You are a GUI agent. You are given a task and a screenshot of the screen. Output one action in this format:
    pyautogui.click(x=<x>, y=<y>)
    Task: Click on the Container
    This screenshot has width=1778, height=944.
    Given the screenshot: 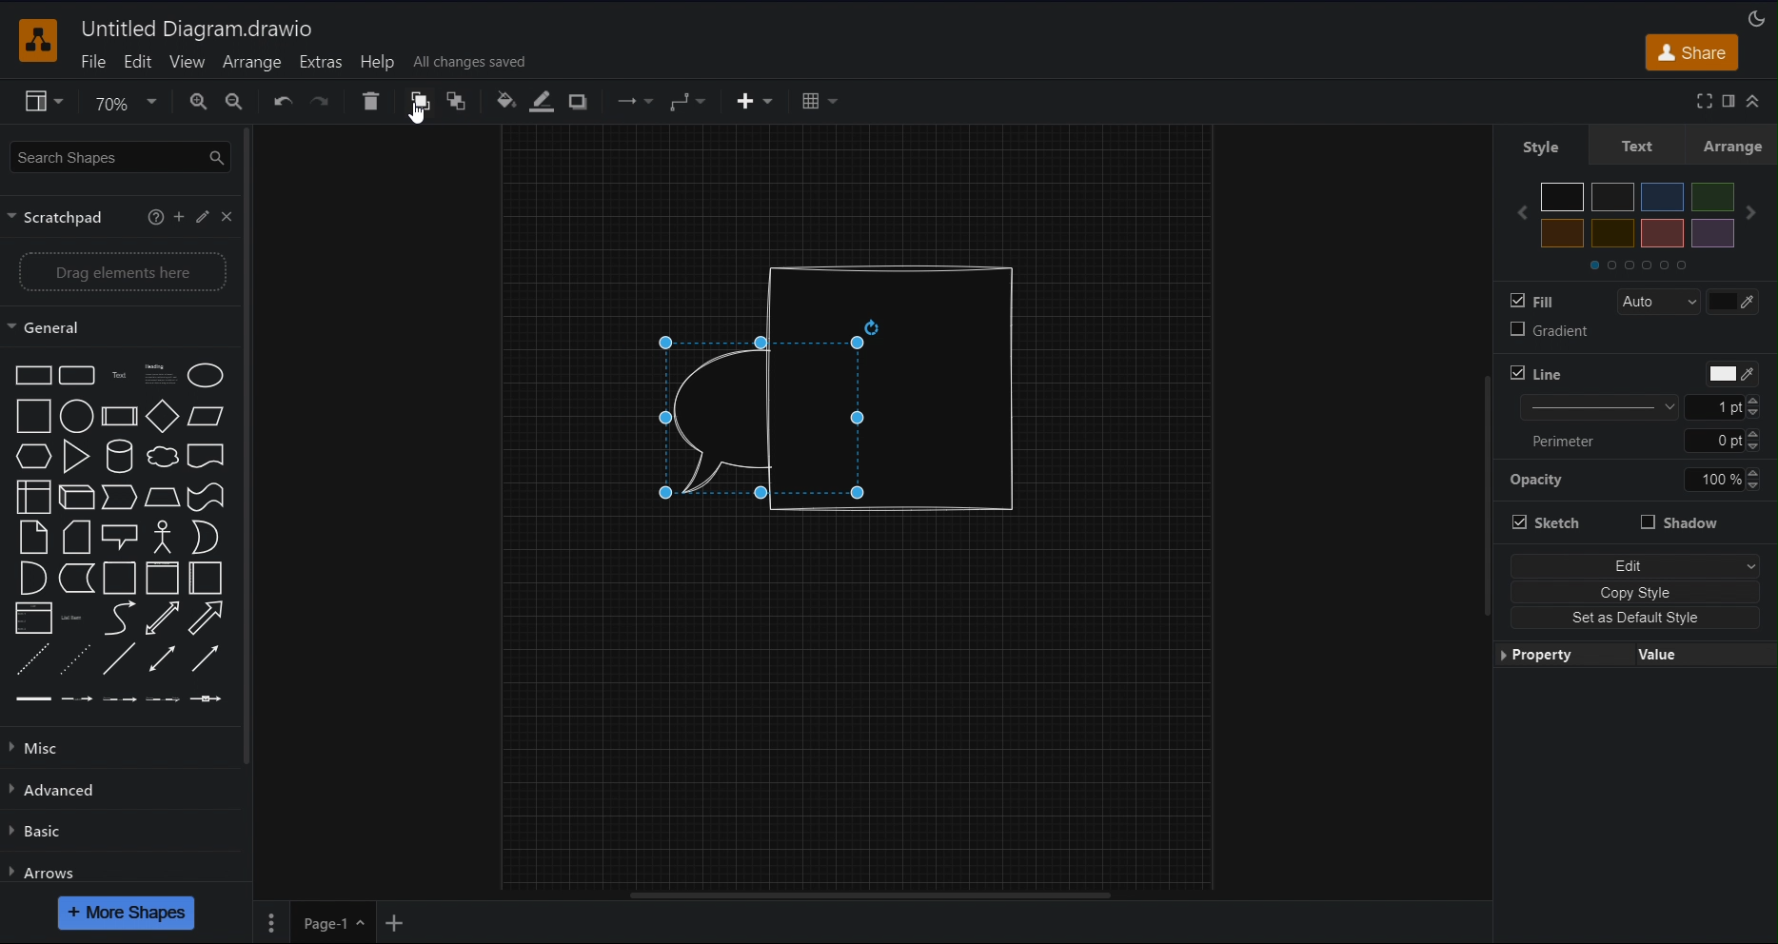 What is the action you would take?
    pyautogui.click(x=163, y=579)
    